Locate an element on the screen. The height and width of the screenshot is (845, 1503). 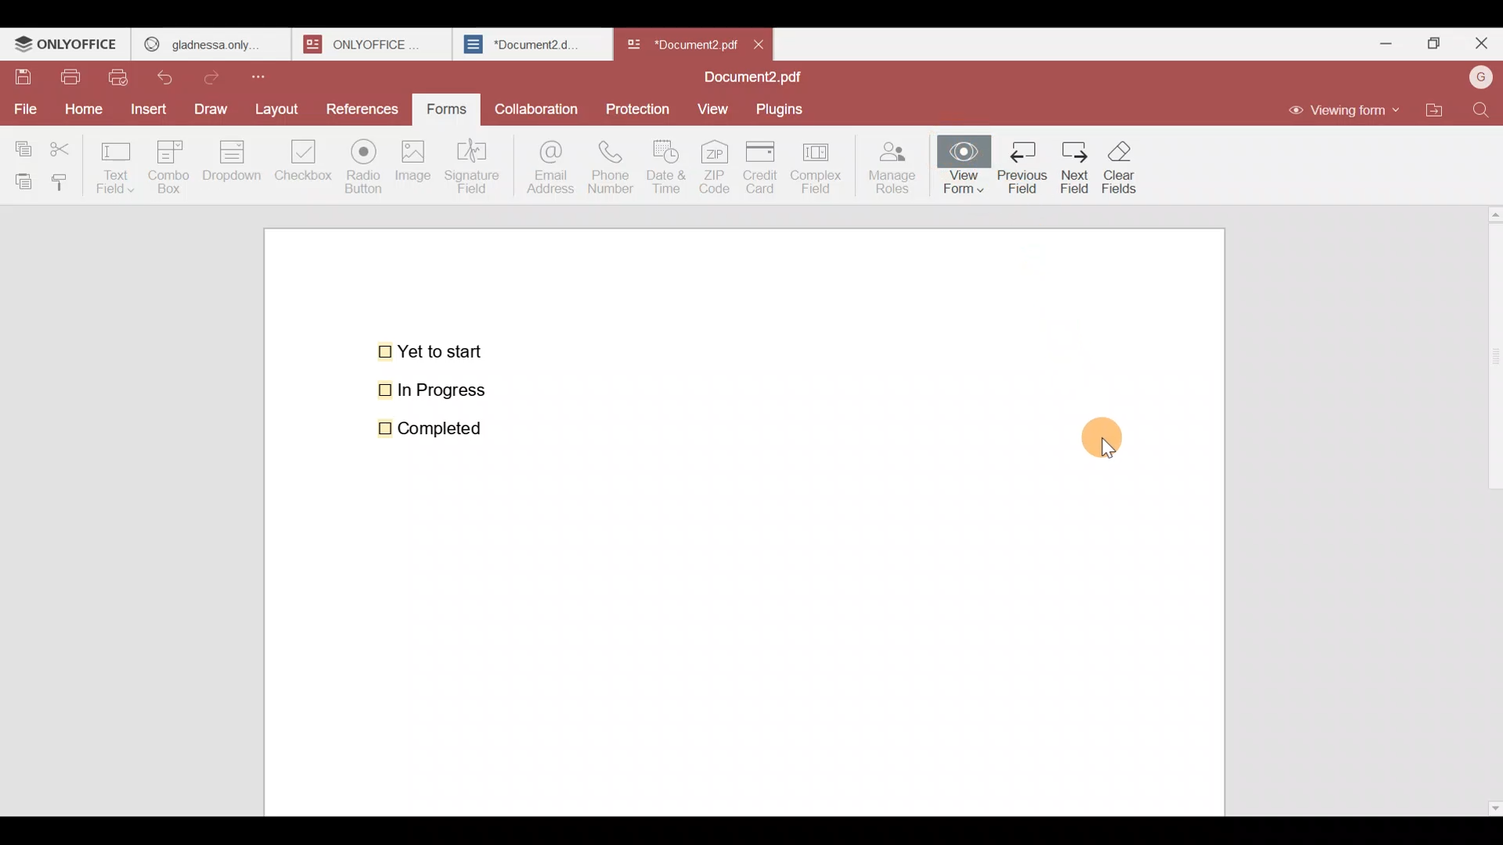
Open file location is located at coordinates (1434, 108).